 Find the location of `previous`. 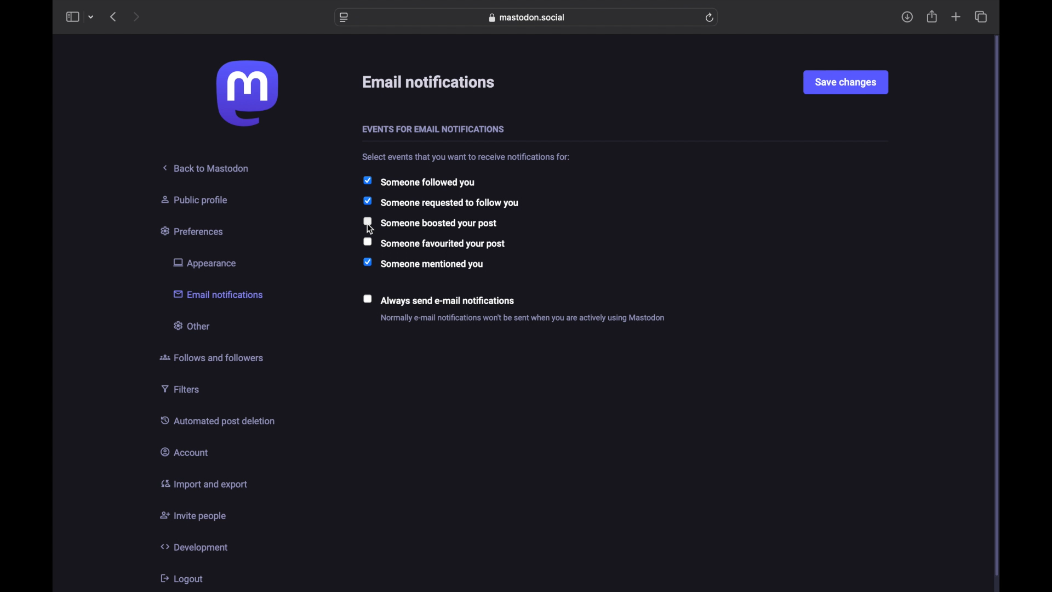

previous is located at coordinates (113, 16).